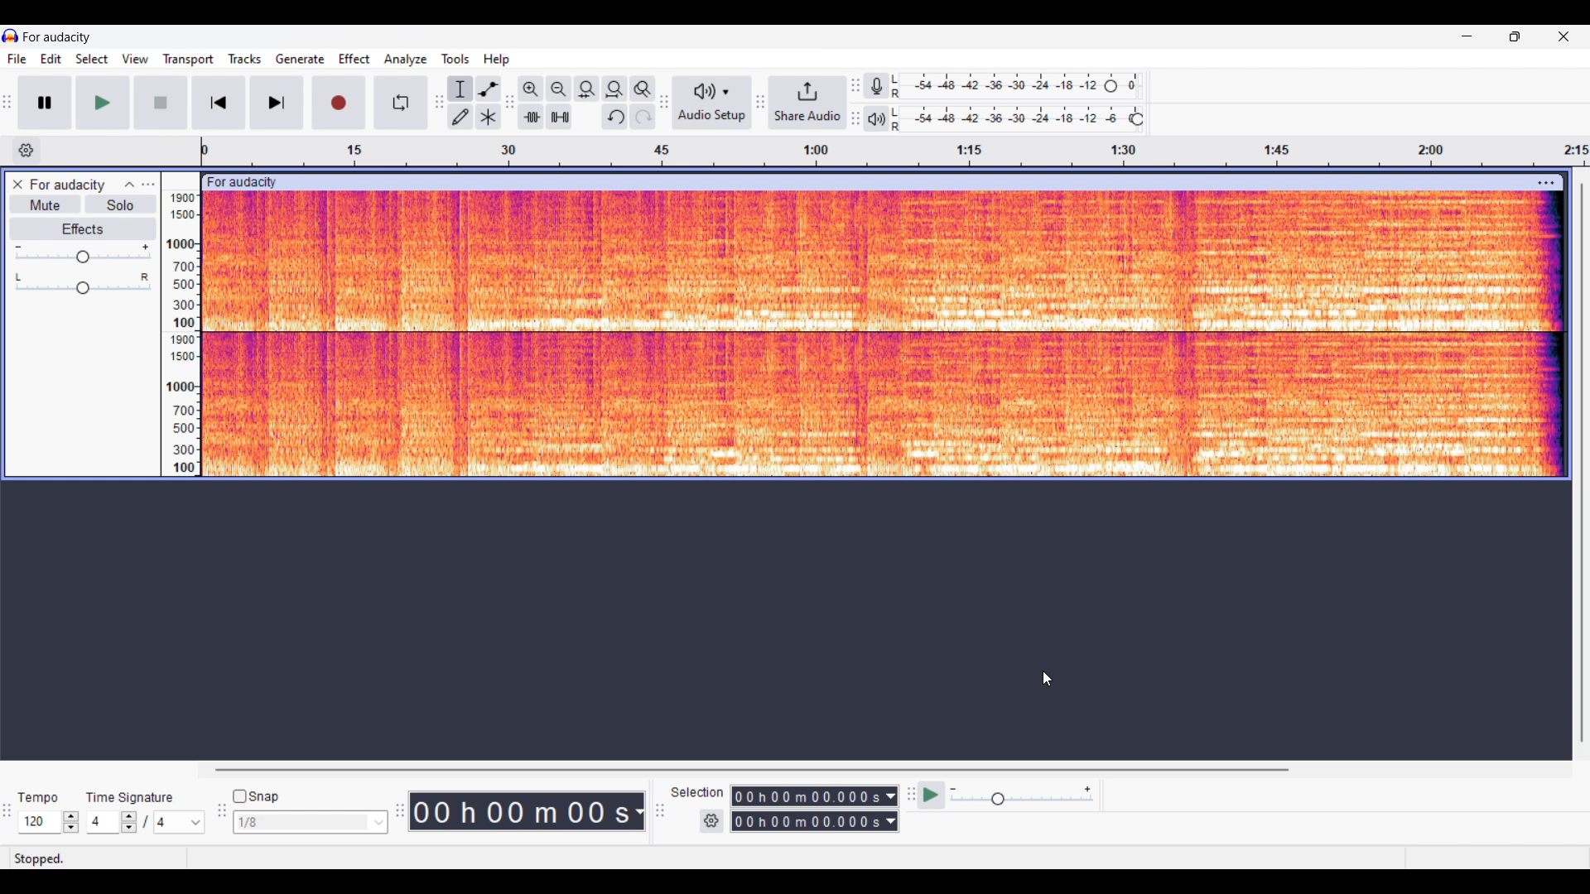 The width and height of the screenshot is (1590, 894). What do you see at coordinates (755, 770) in the screenshot?
I see `Horizontal slide bar` at bounding box center [755, 770].